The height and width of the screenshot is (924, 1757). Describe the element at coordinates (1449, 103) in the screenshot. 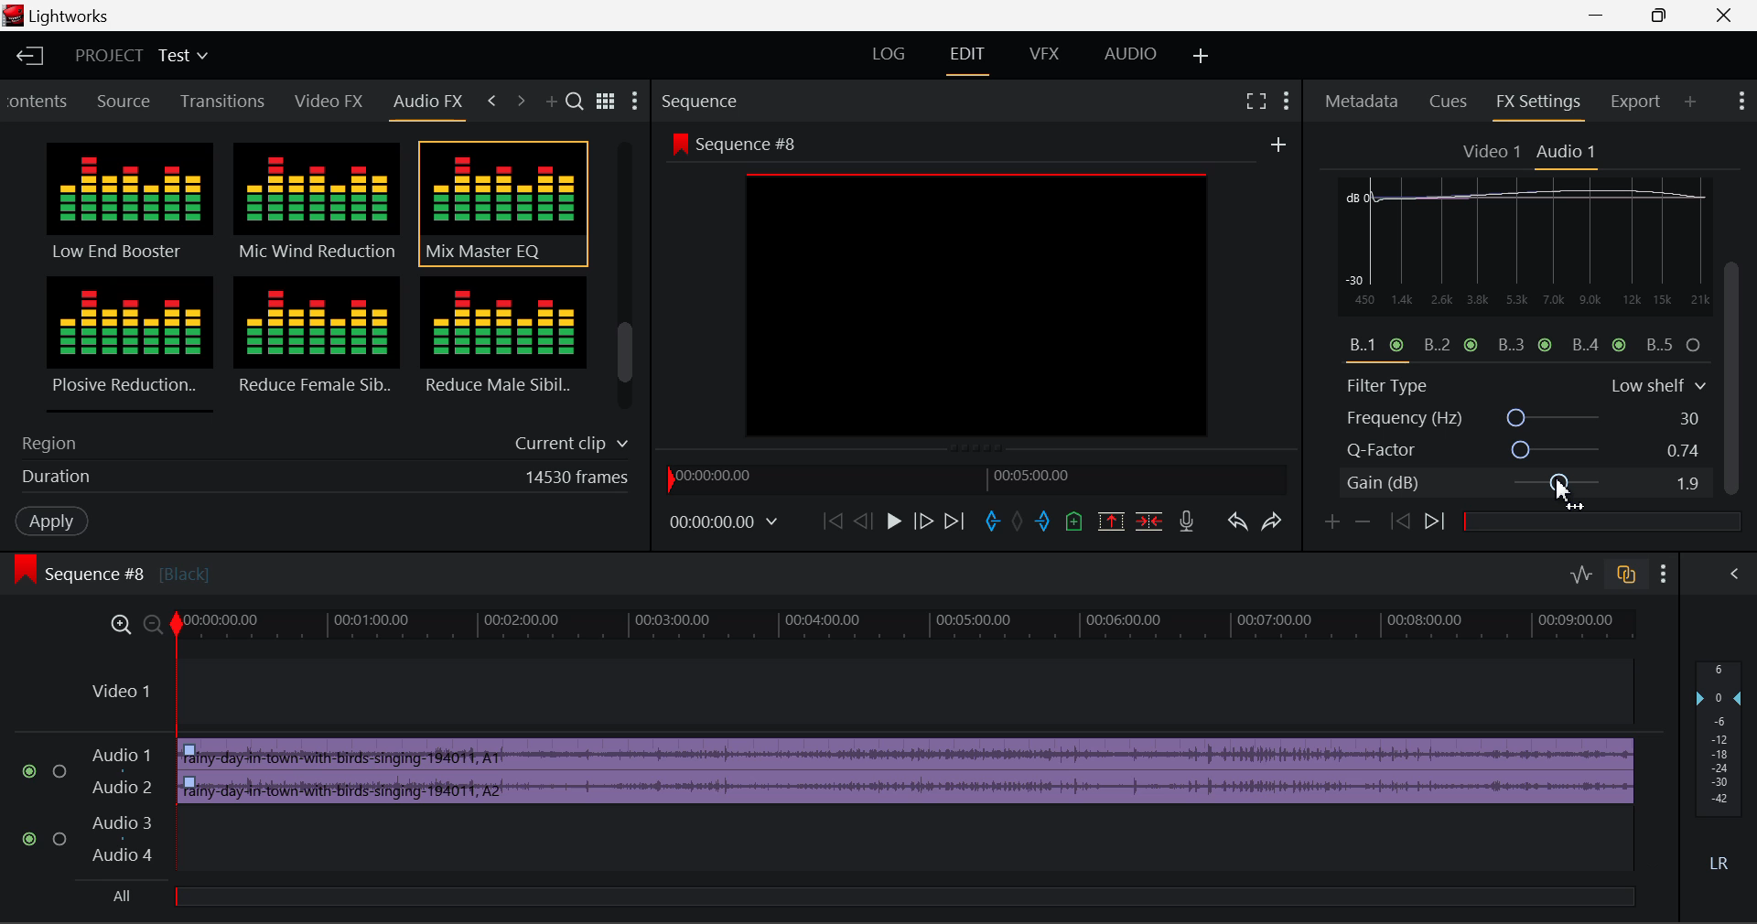

I see `Cues` at that location.